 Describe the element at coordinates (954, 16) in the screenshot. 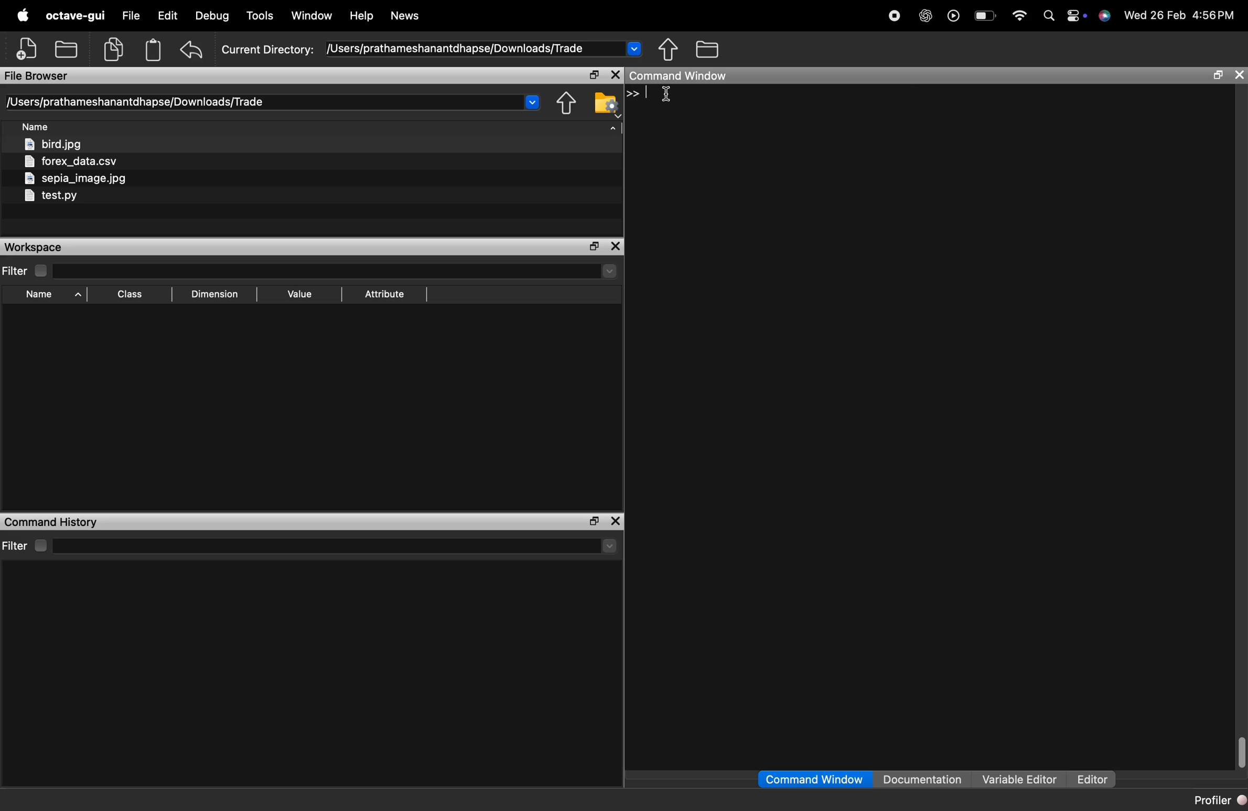

I see `play` at that location.